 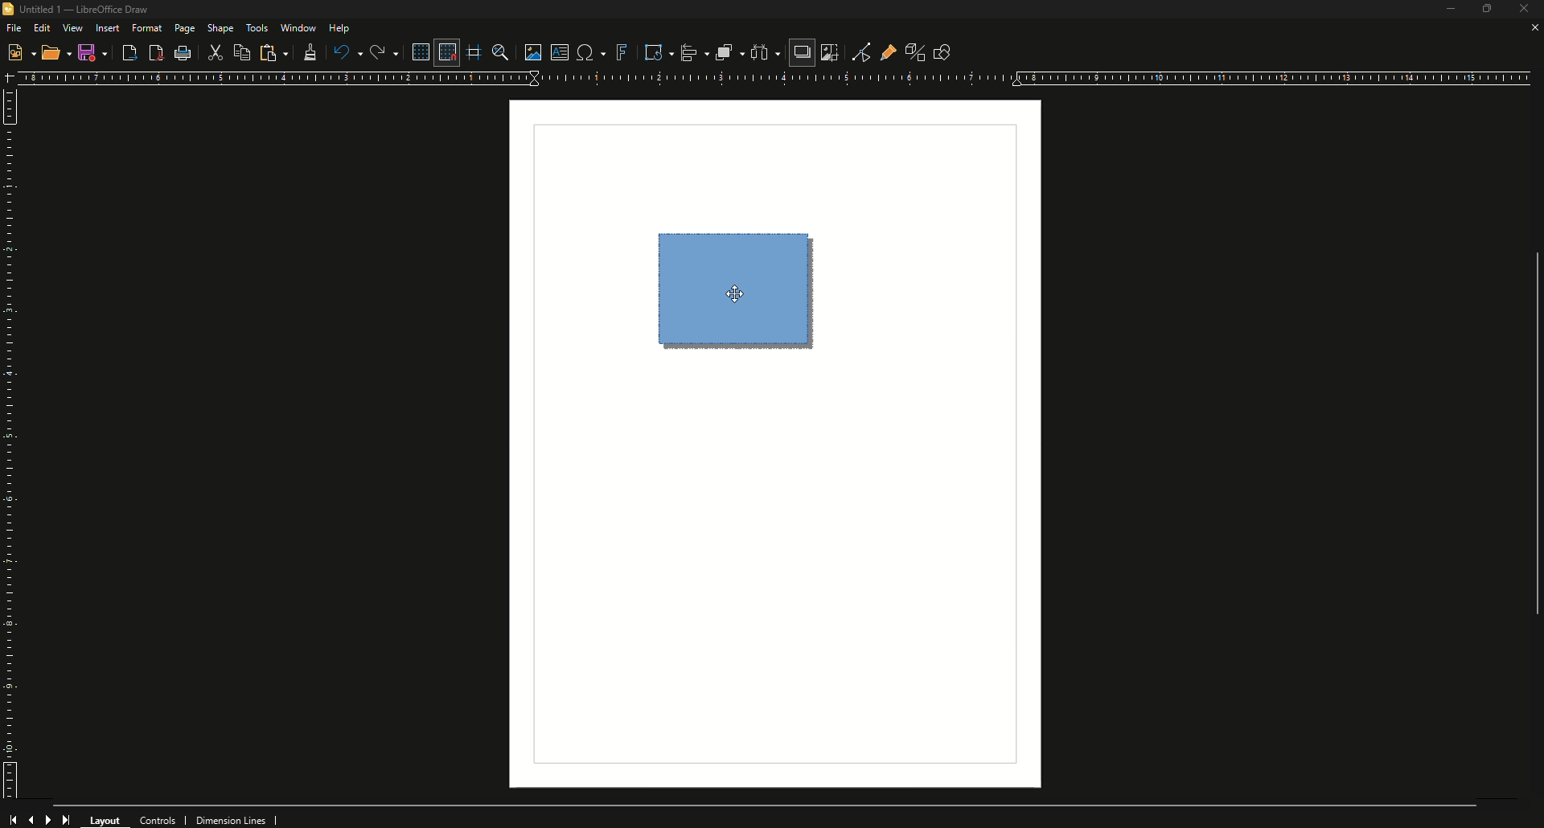 I want to click on Show Draw Function, so click(x=942, y=51).